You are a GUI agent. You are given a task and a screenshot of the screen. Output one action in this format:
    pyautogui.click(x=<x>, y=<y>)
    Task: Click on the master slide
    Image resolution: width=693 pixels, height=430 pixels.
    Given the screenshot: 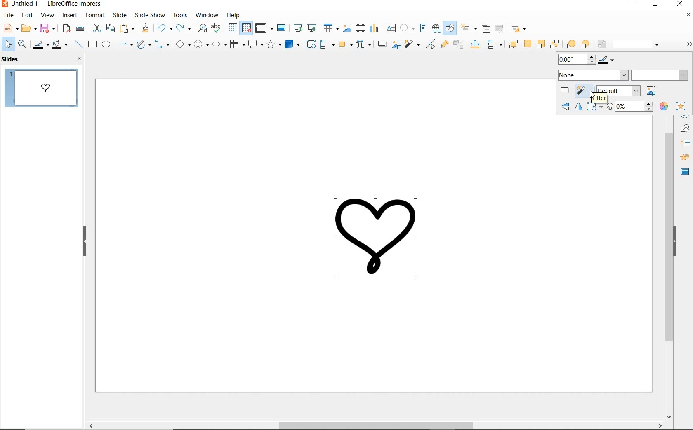 What is the action you would take?
    pyautogui.click(x=282, y=28)
    